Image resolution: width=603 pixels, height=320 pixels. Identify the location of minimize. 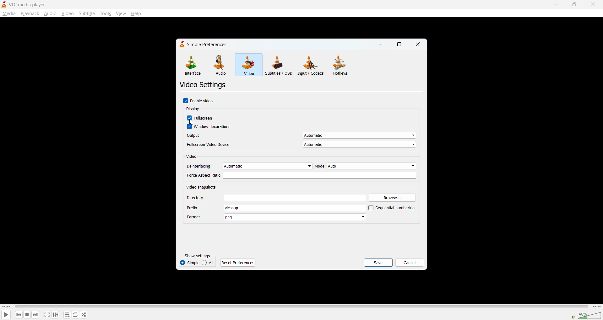
(557, 4).